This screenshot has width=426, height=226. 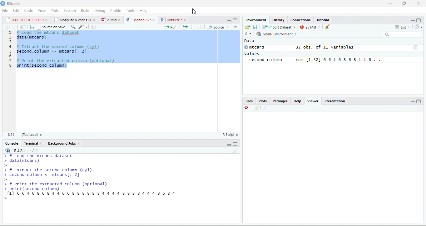 What do you see at coordinates (255, 20) in the screenshot?
I see `‘Environment` at bounding box center [255, 20].